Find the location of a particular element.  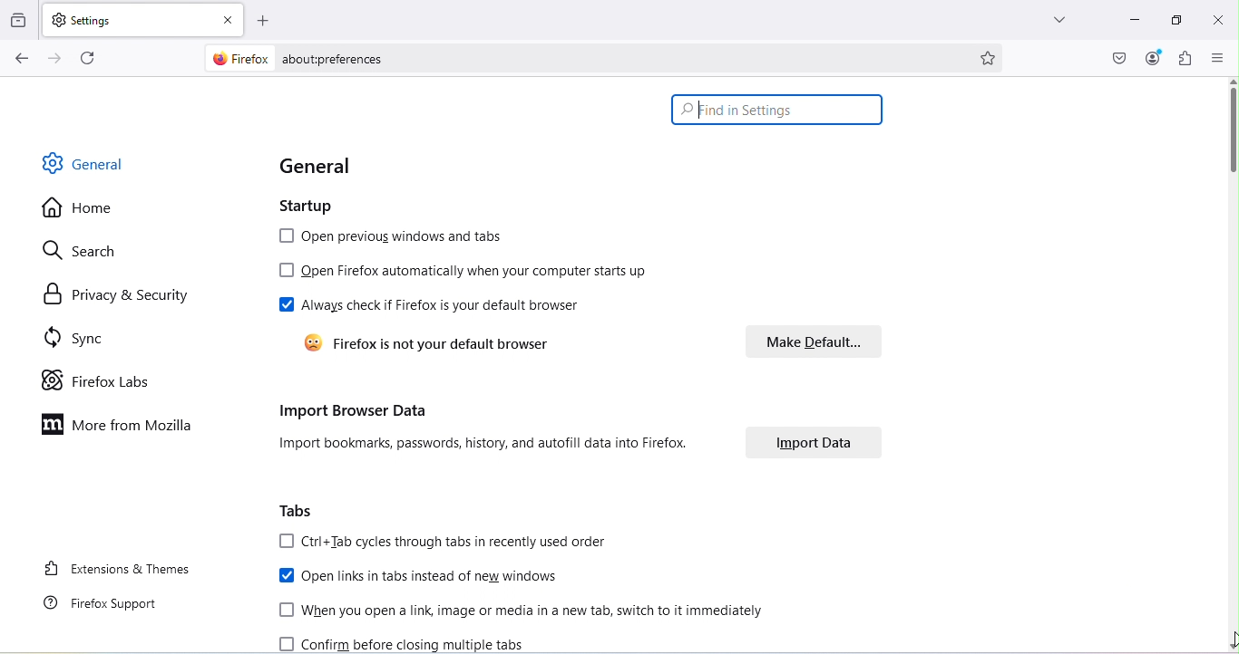

Open previous windows and tabs is located at coordinates (393, 237).